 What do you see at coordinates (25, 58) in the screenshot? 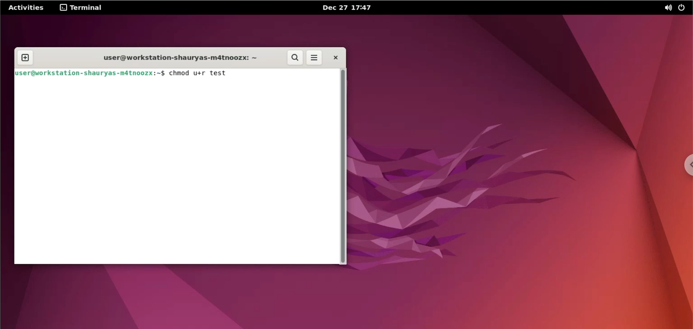
I see `new tab` at bounding box center [25, 58].